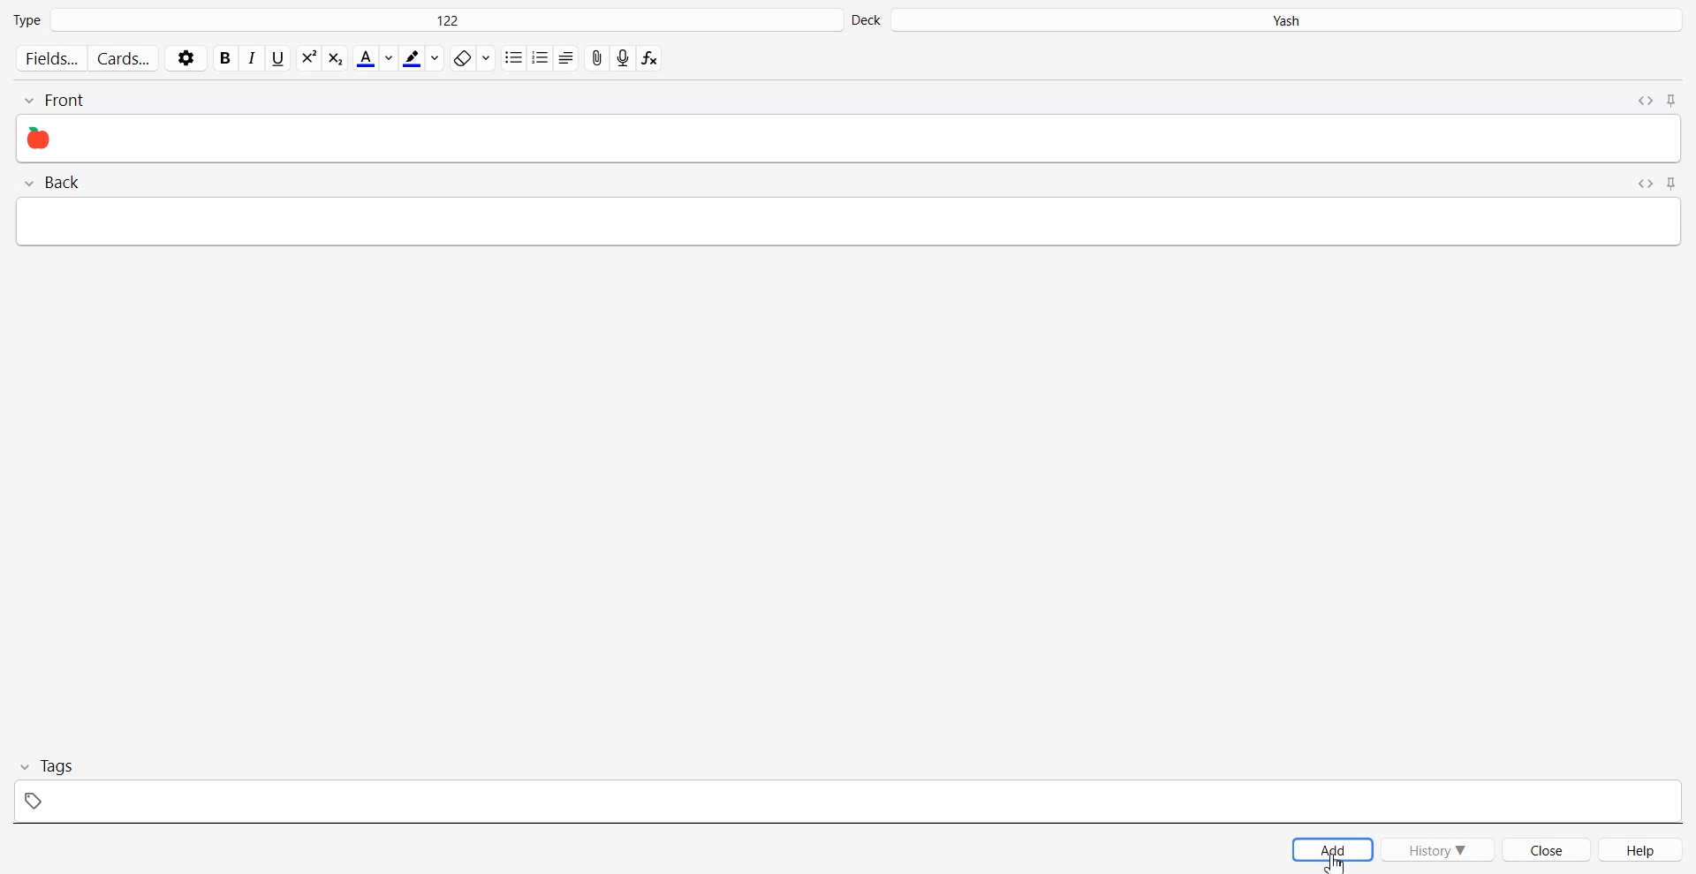 This screenshot has height=874, width=1696. Describe the element at coordinates (540, 57) in the screenshot. I see `ordered list` at that location.